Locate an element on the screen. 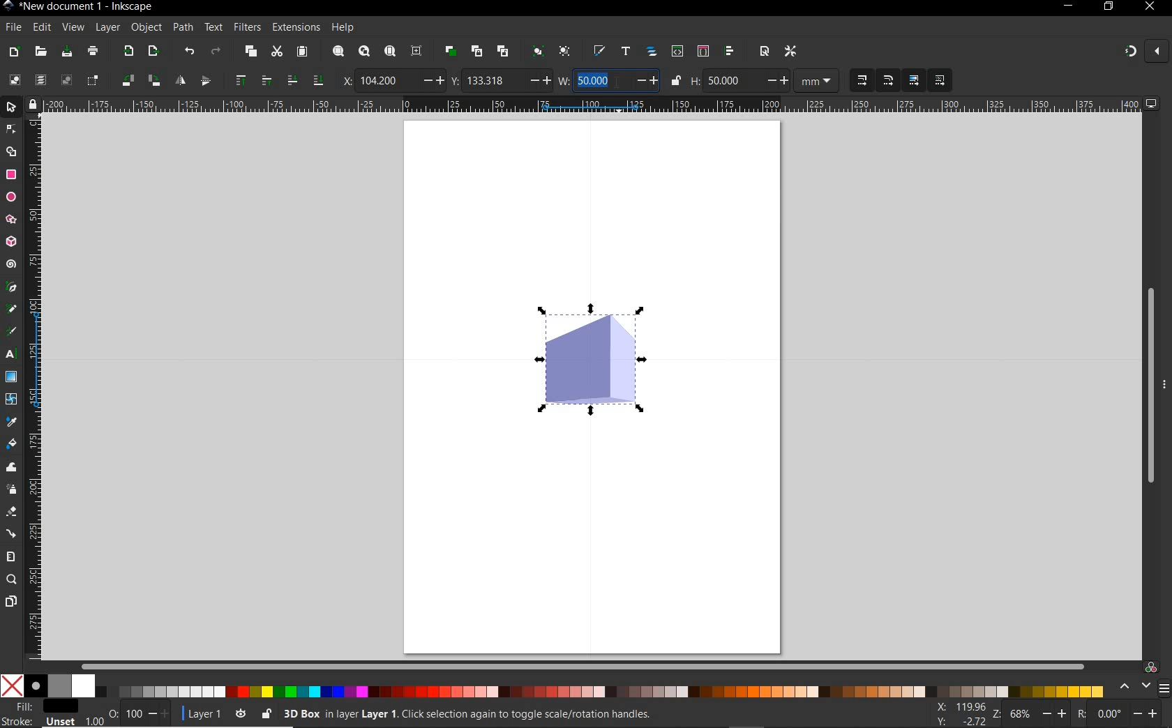  h is located at coordinates (695, 81).